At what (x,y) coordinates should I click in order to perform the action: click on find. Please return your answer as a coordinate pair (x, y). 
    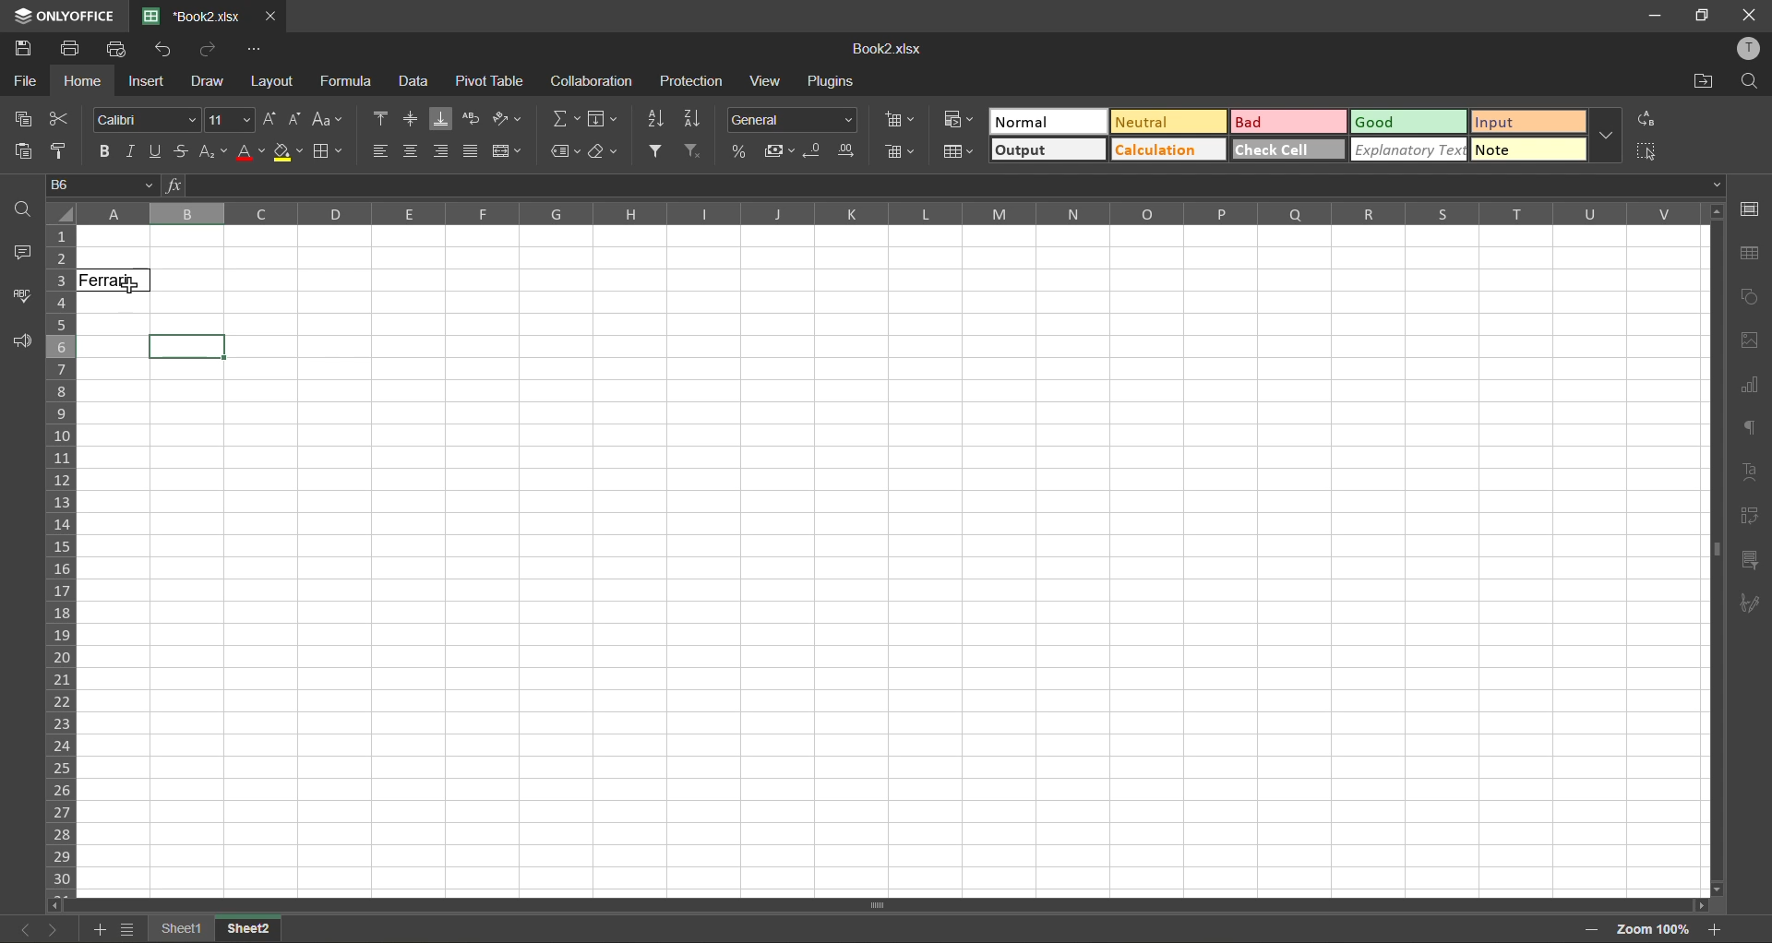
    Looking at the image, I should click on (21, 208).